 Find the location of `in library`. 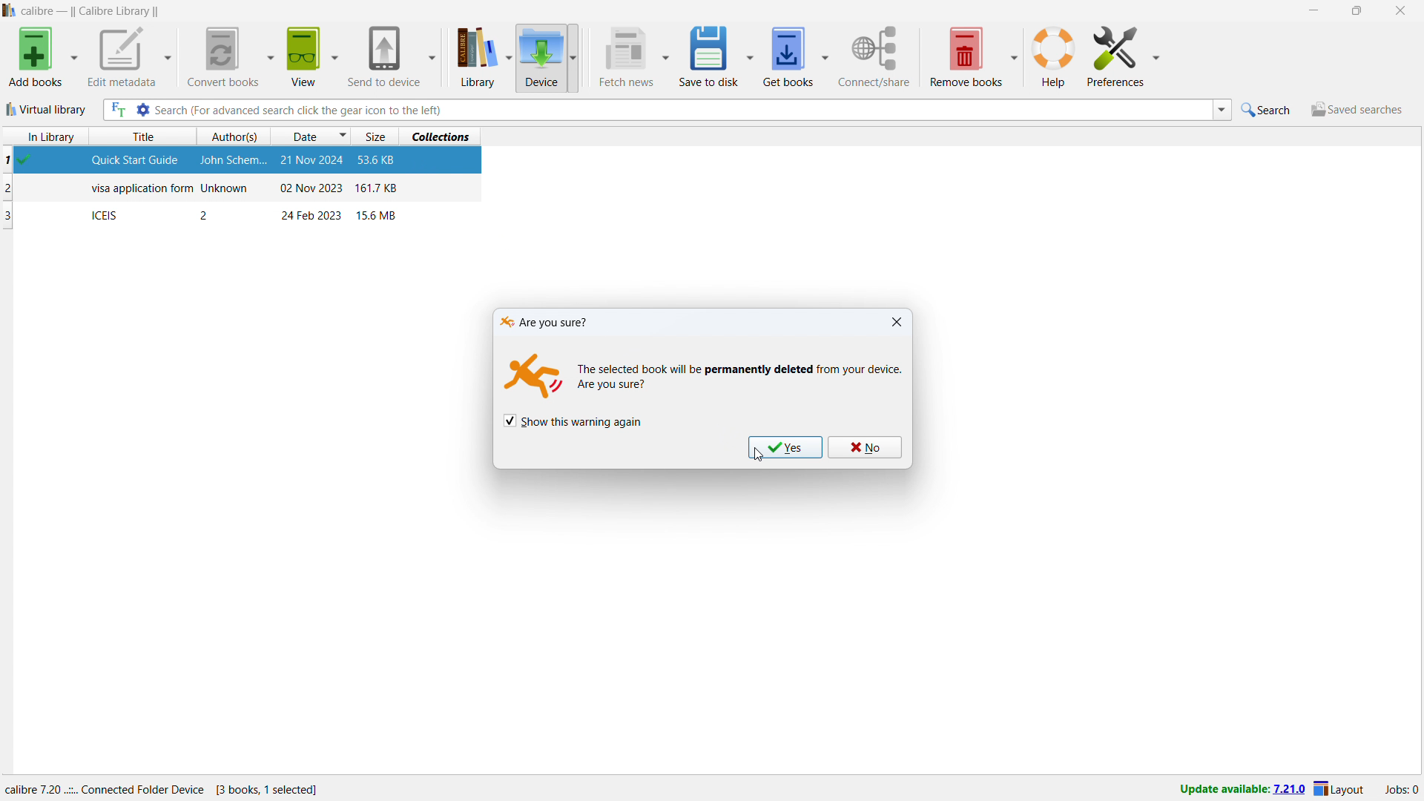

in library is located at coordinates (46, 136).